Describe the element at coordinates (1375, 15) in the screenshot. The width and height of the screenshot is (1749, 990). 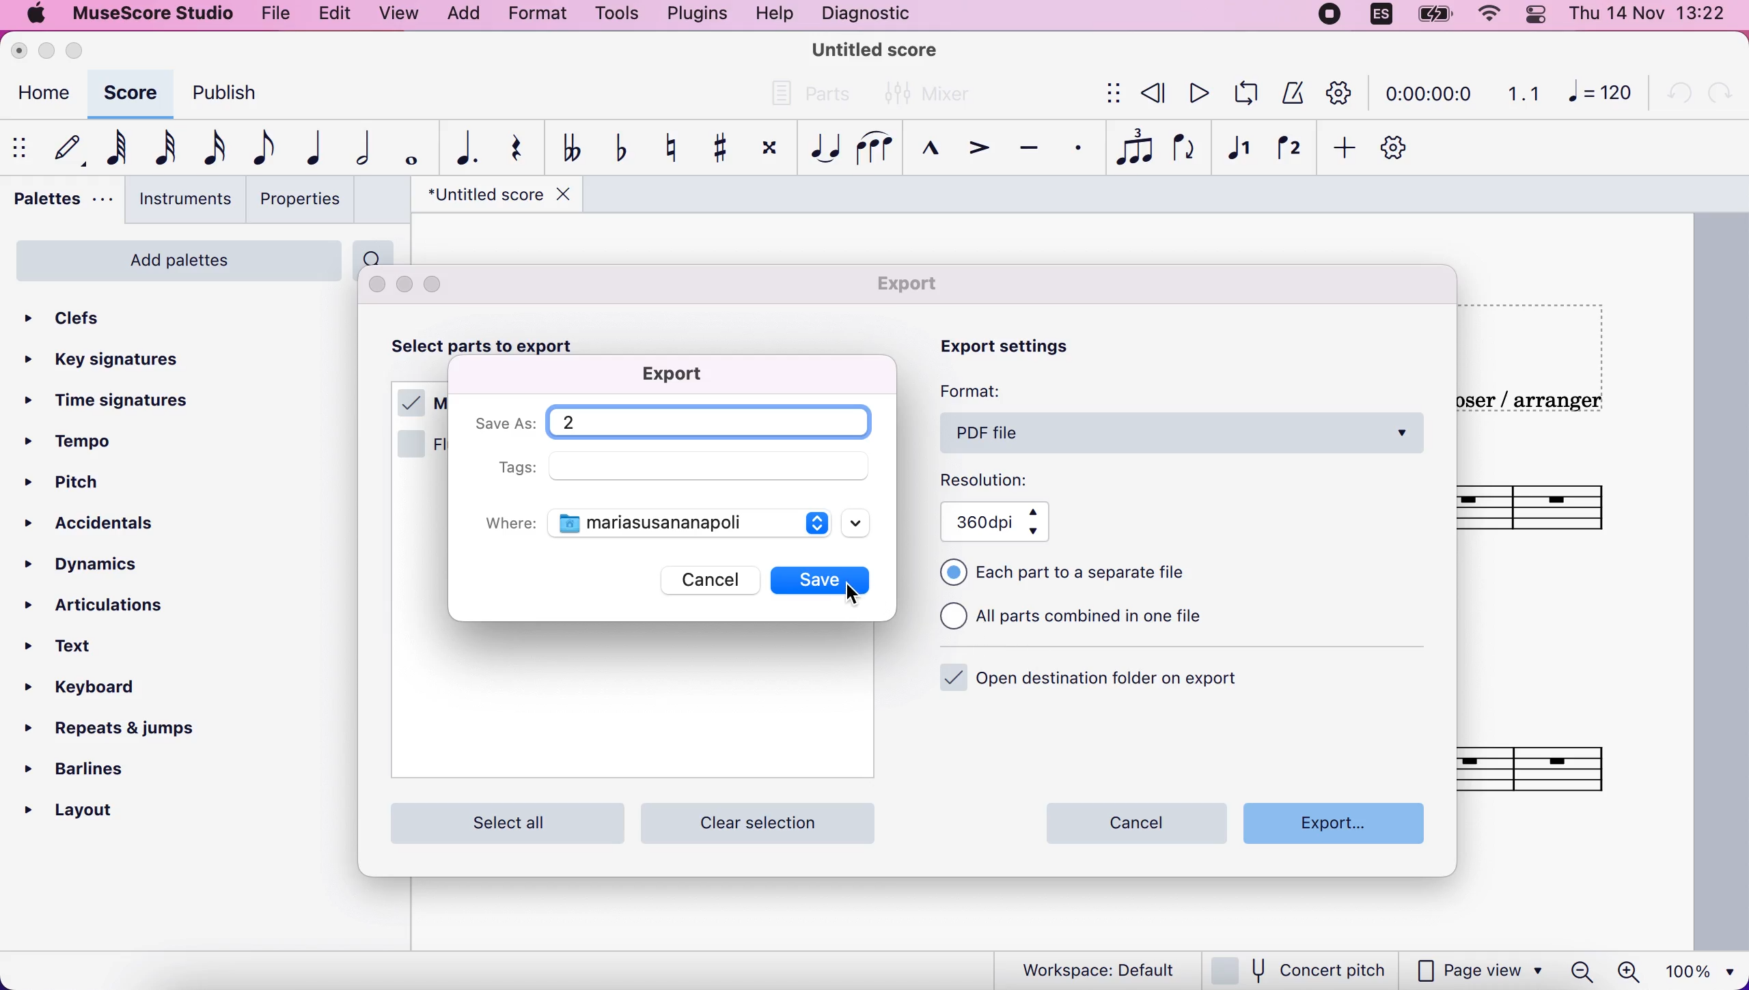
I see `language` at that location.